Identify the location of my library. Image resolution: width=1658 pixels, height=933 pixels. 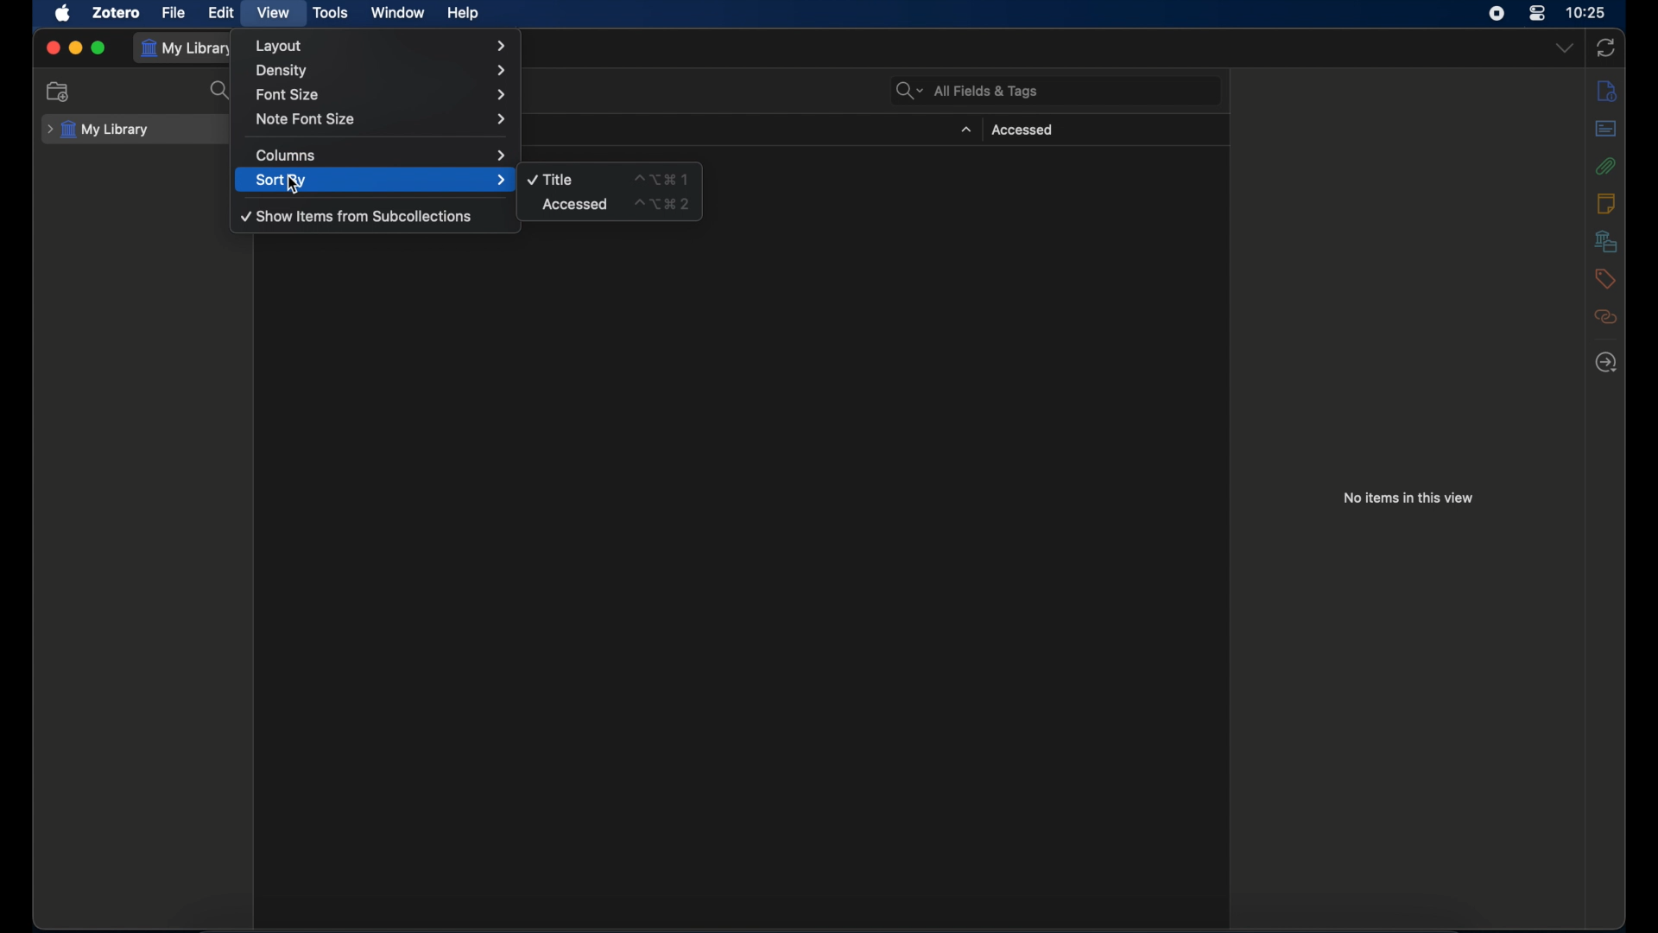
(187, 48).